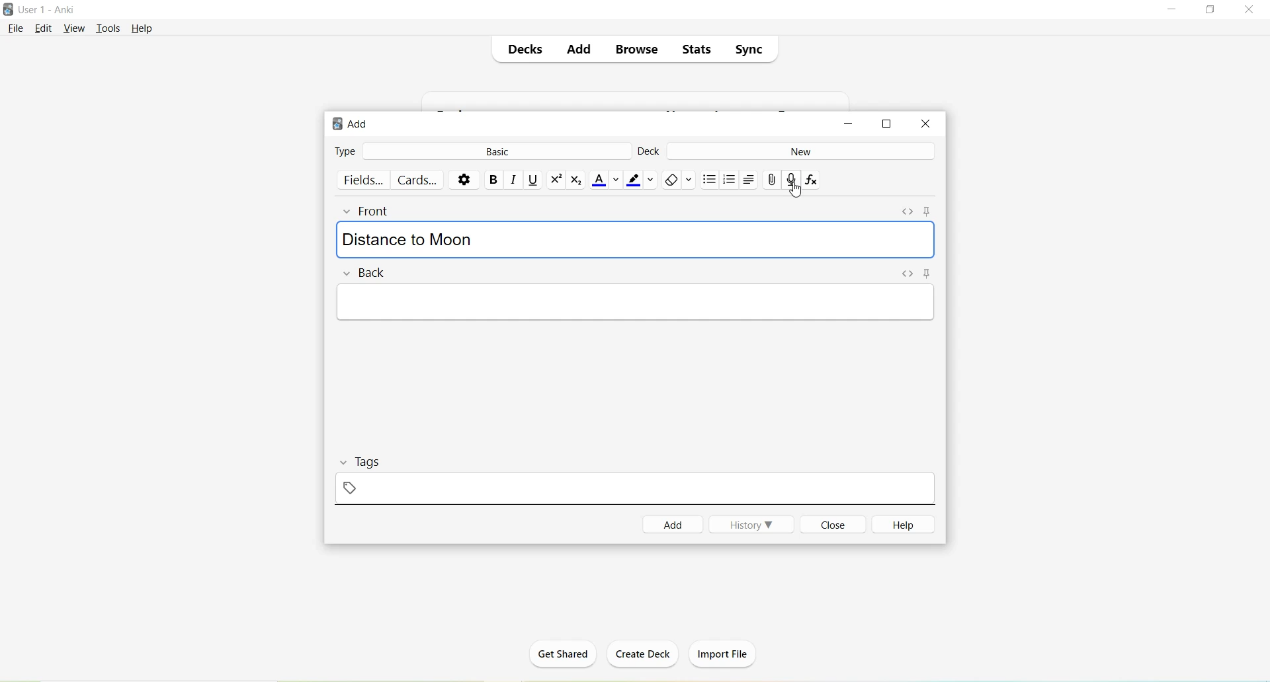 The height and width of the screenshot is (682, 1270). Describe the element at coordinates (47, 29) in the screenshot. I see `Edit` at that location.